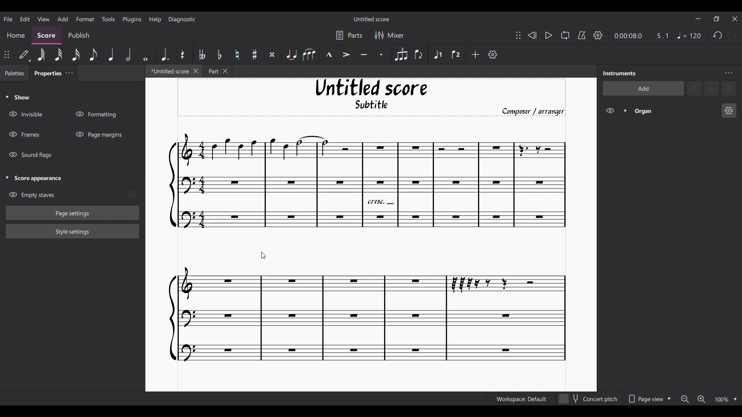 This screenshot has width=742, height=417. Describe the element at coordinates (134, 195) in the screenshot. I see `Empty stave settings` at that location.